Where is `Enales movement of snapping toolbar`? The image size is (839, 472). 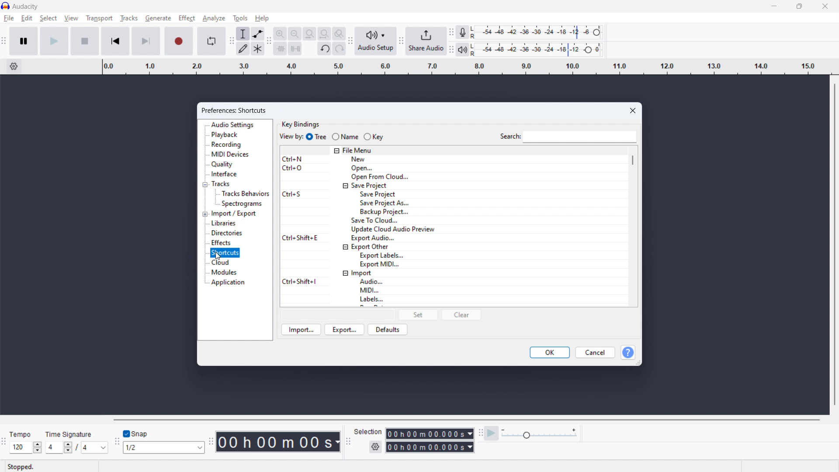 Enales movement of snapping toolbar is located at coordinates (116, 442).